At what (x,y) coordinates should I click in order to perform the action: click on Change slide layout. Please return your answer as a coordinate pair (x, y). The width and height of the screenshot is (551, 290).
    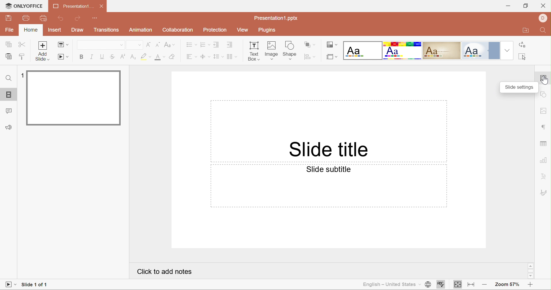
    Looking at the image, I should click on (61, 44).